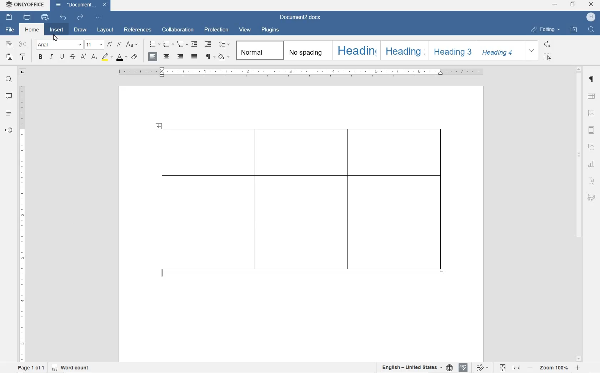 Image resolution: width=600 pixels, height=373 pixels. What do you see at coordinates (32, 30) in the screenshot?
I see `home` at bounding box center [32, 30].